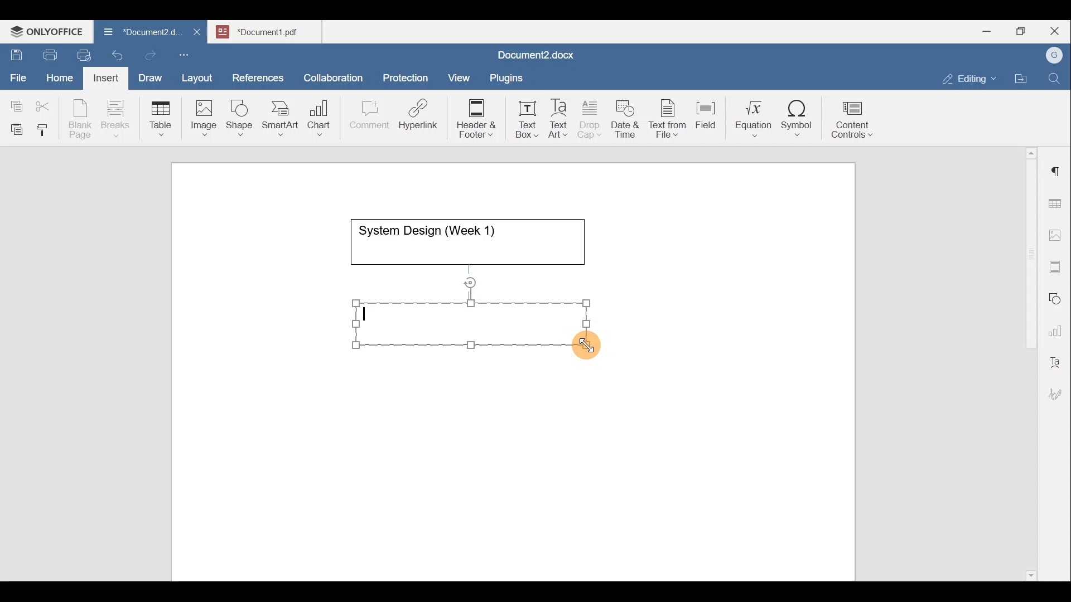 This screenshot has height=602, width=1071. What do you see at coordinates (331, 72) in the screenshot?
I see `Collaboration` at bounding box center [331, 72].